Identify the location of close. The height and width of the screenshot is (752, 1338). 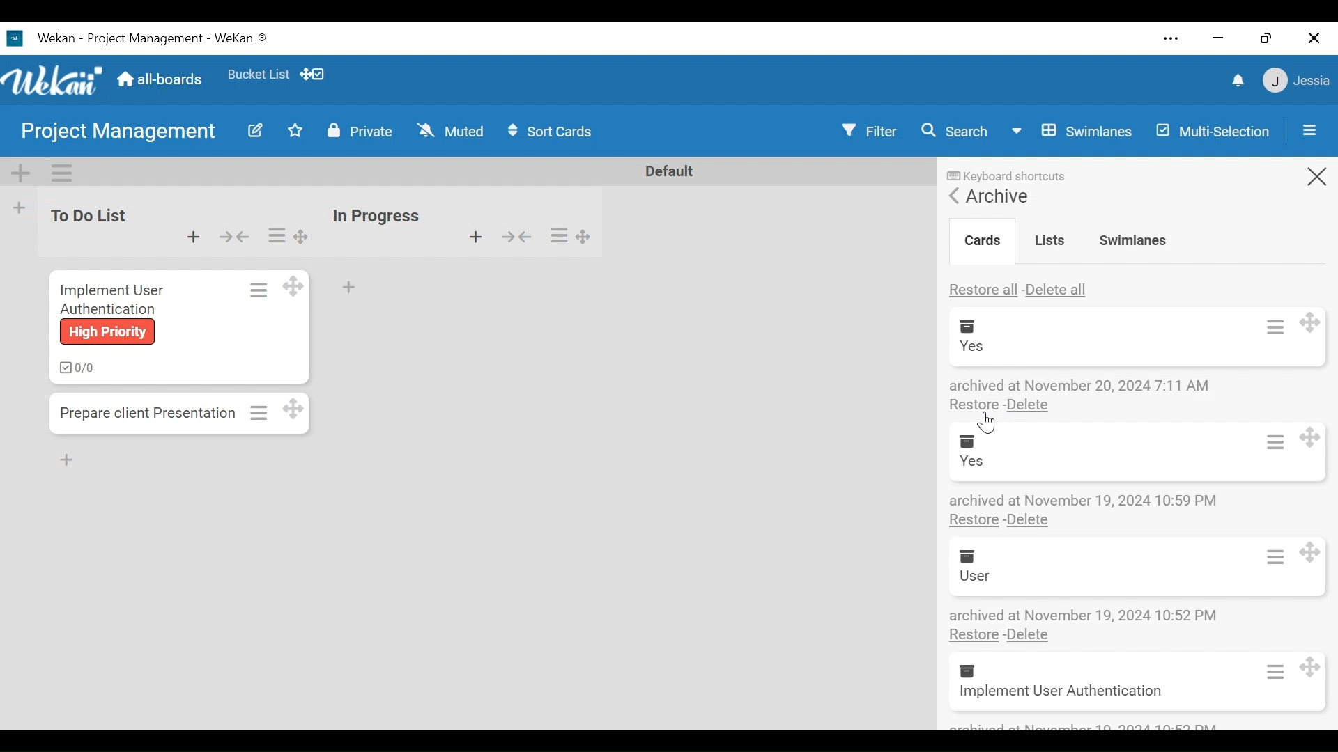
(1314, 39).